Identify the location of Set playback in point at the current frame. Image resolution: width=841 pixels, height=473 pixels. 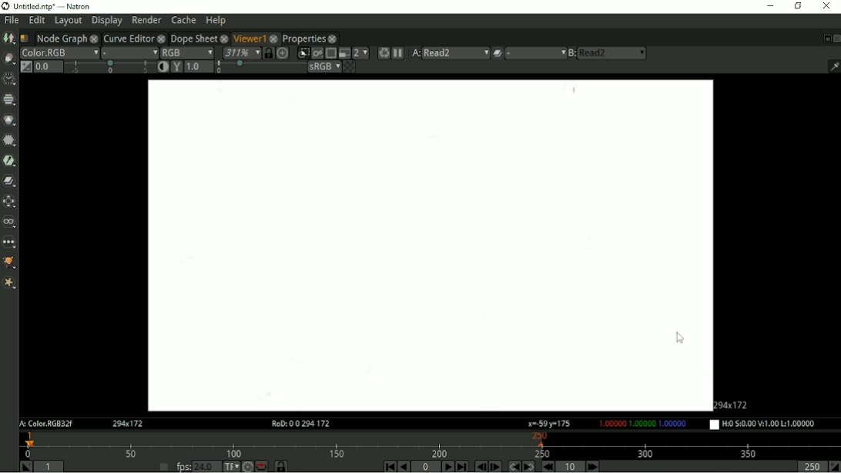
(24, 466).